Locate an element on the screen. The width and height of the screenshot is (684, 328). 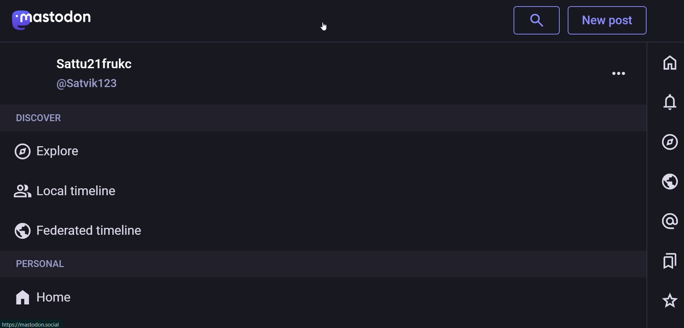
mastodon is located at coordinates (53, 17).